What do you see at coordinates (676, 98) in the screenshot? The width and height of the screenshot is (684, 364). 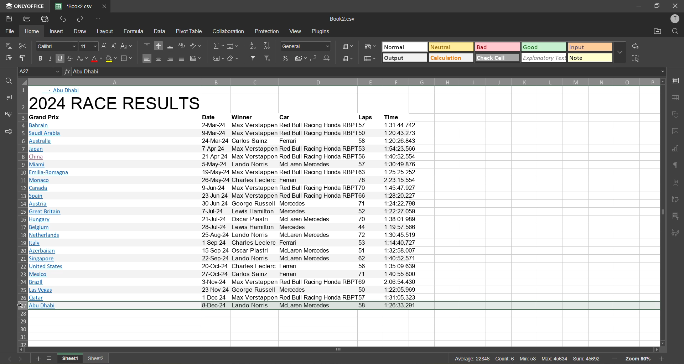 I see `table` at bounding box center [676, 98].